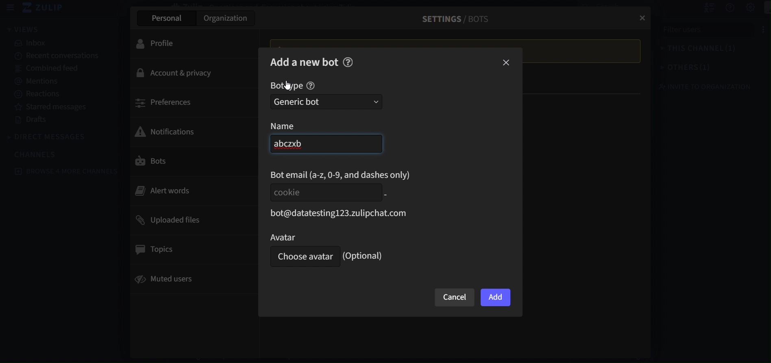  I want to click on alert words, so click(188, 190).